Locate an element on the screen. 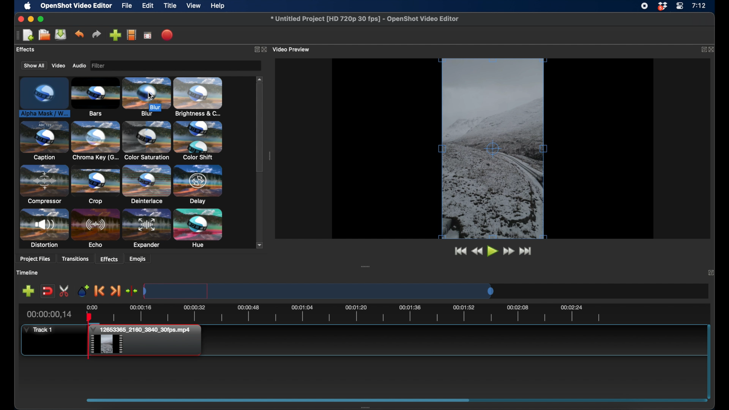 The height and width of the screenshot is (410, 729). jump to start is located at coordinates (460, 251).